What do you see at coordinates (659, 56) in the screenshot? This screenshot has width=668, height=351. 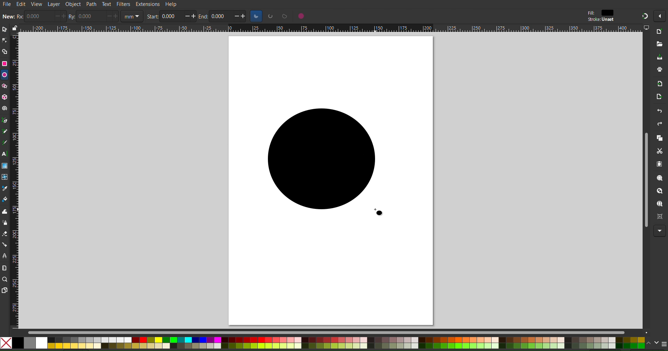 I see `Save` at bounding box center [659, 56].